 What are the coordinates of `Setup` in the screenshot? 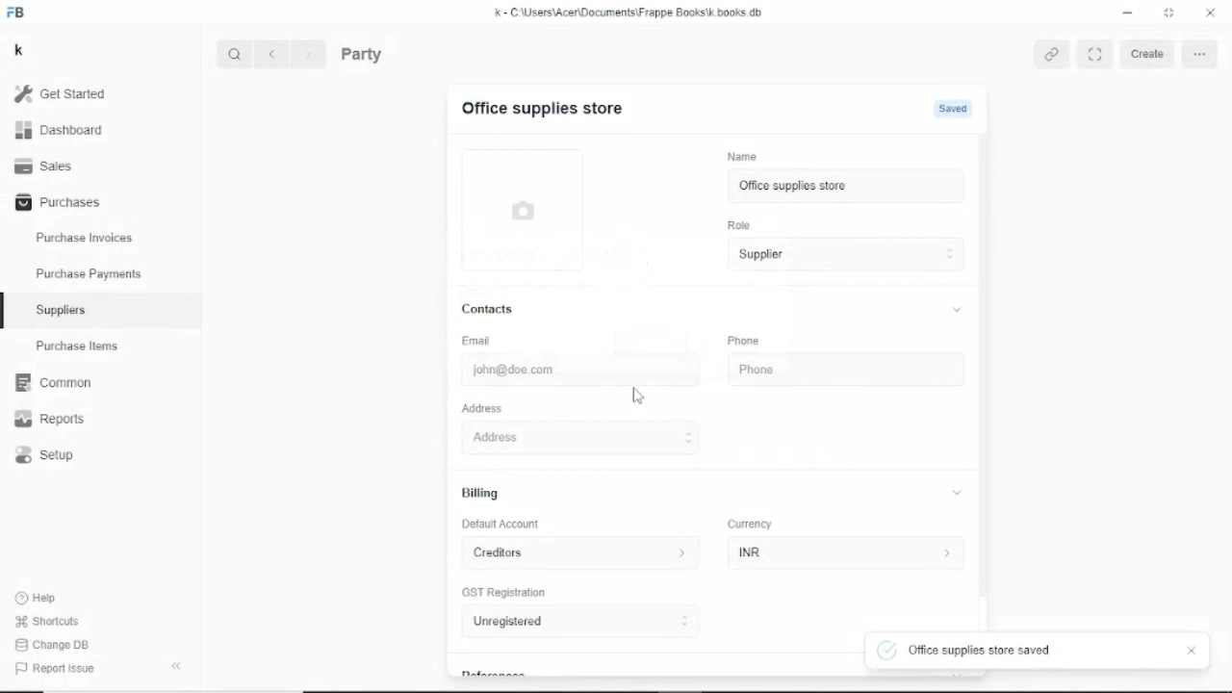 It's located at (44, 455).